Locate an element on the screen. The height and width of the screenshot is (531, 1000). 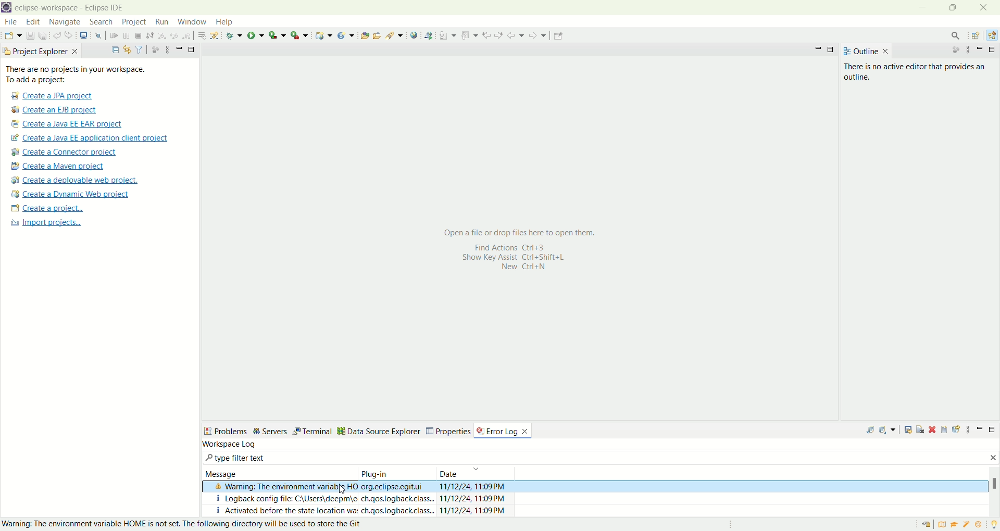
disconnect is located at coordinates (149, 35).